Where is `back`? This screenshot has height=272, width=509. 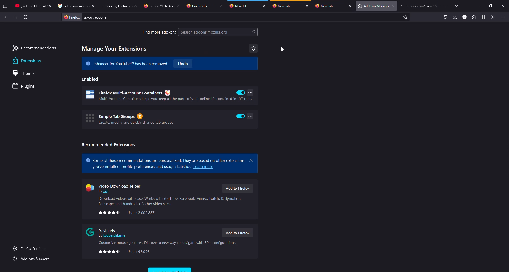 back is located at coordinates (6, 17).